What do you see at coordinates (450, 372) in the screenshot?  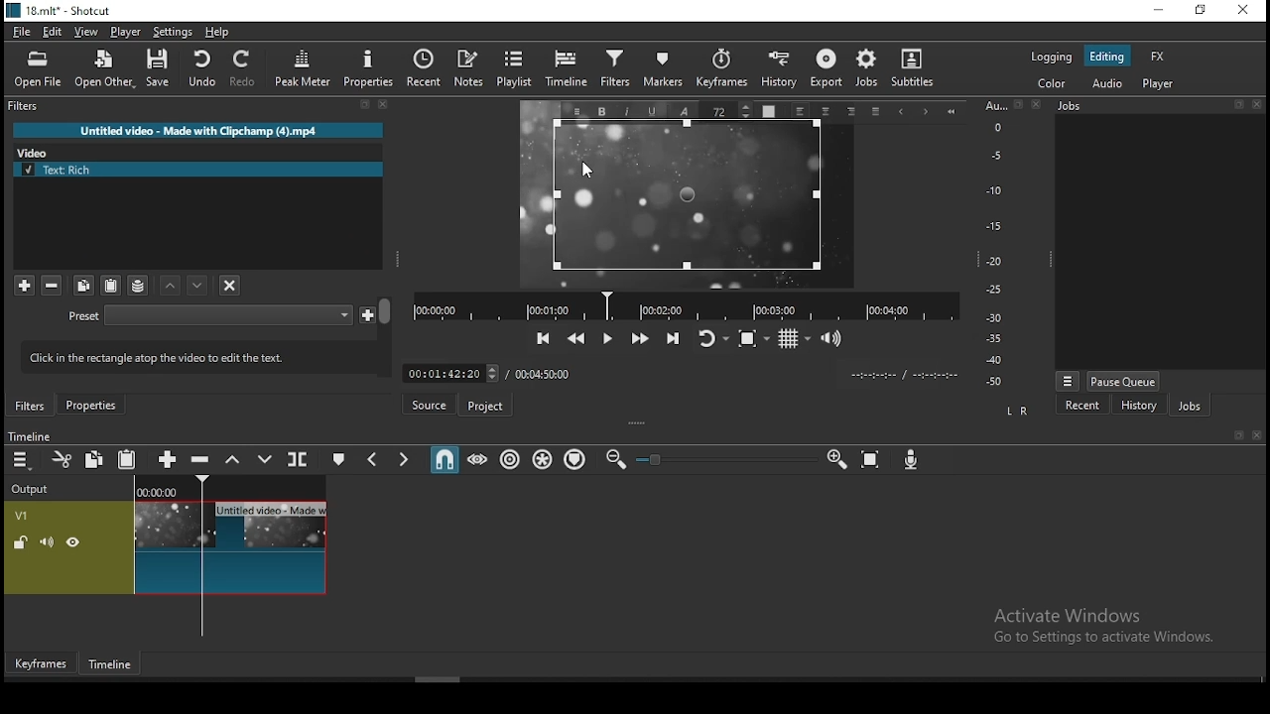 I see `Frame Time` at bounding box center [450, 372].